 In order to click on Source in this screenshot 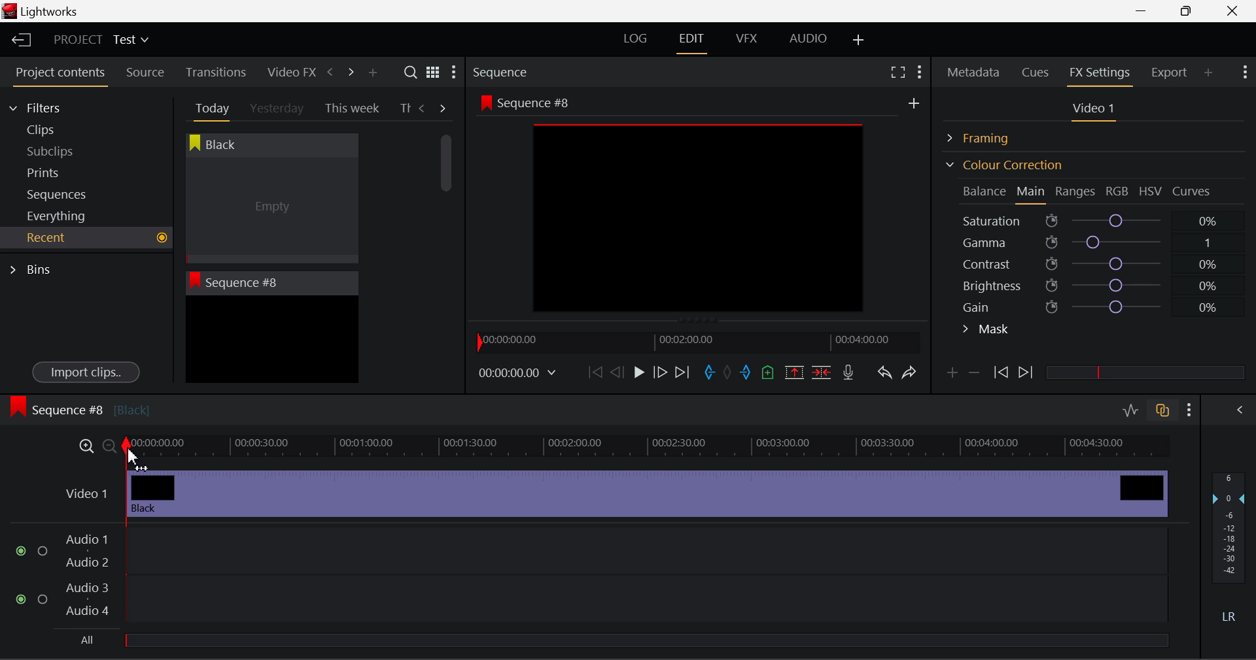, I will do `click(145, 73)`.